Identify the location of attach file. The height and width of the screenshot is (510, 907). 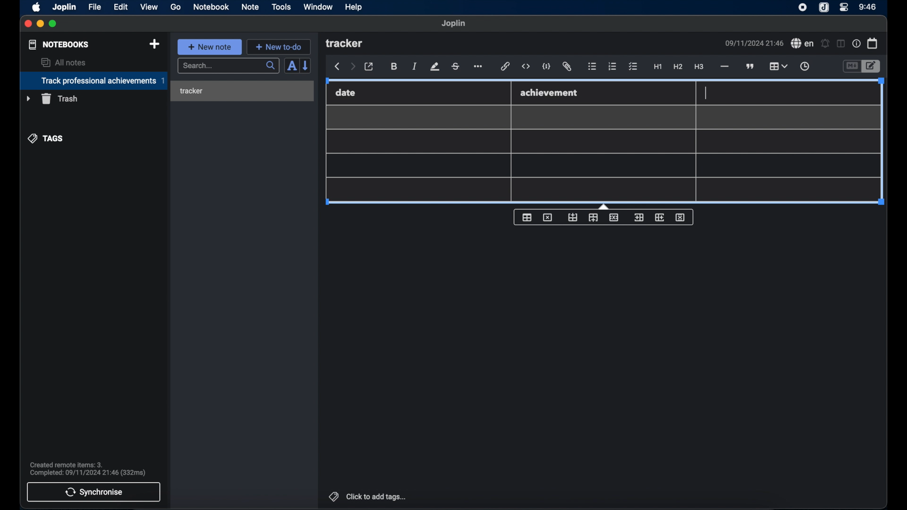
(568, 67).